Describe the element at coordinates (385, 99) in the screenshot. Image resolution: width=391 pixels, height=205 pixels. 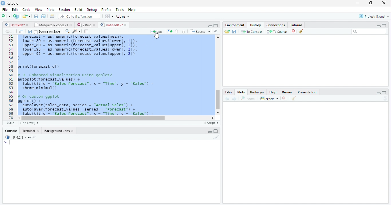
I see `Refresh` at that location.